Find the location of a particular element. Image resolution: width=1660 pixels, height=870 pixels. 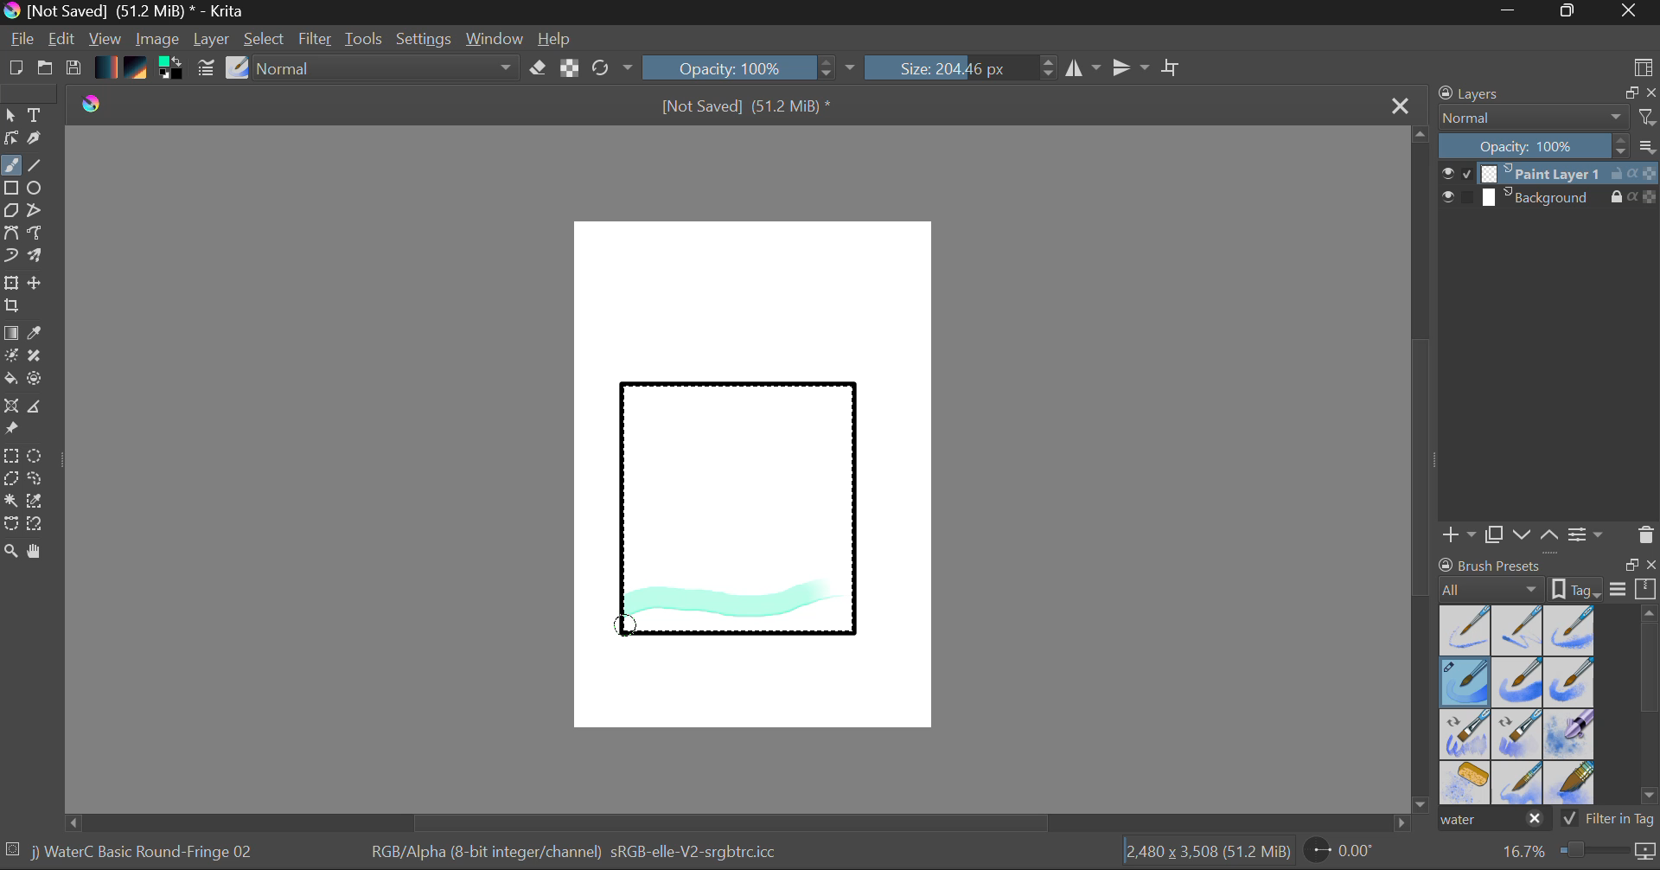

Scroll Bar is located at coordinates (1650, 708).